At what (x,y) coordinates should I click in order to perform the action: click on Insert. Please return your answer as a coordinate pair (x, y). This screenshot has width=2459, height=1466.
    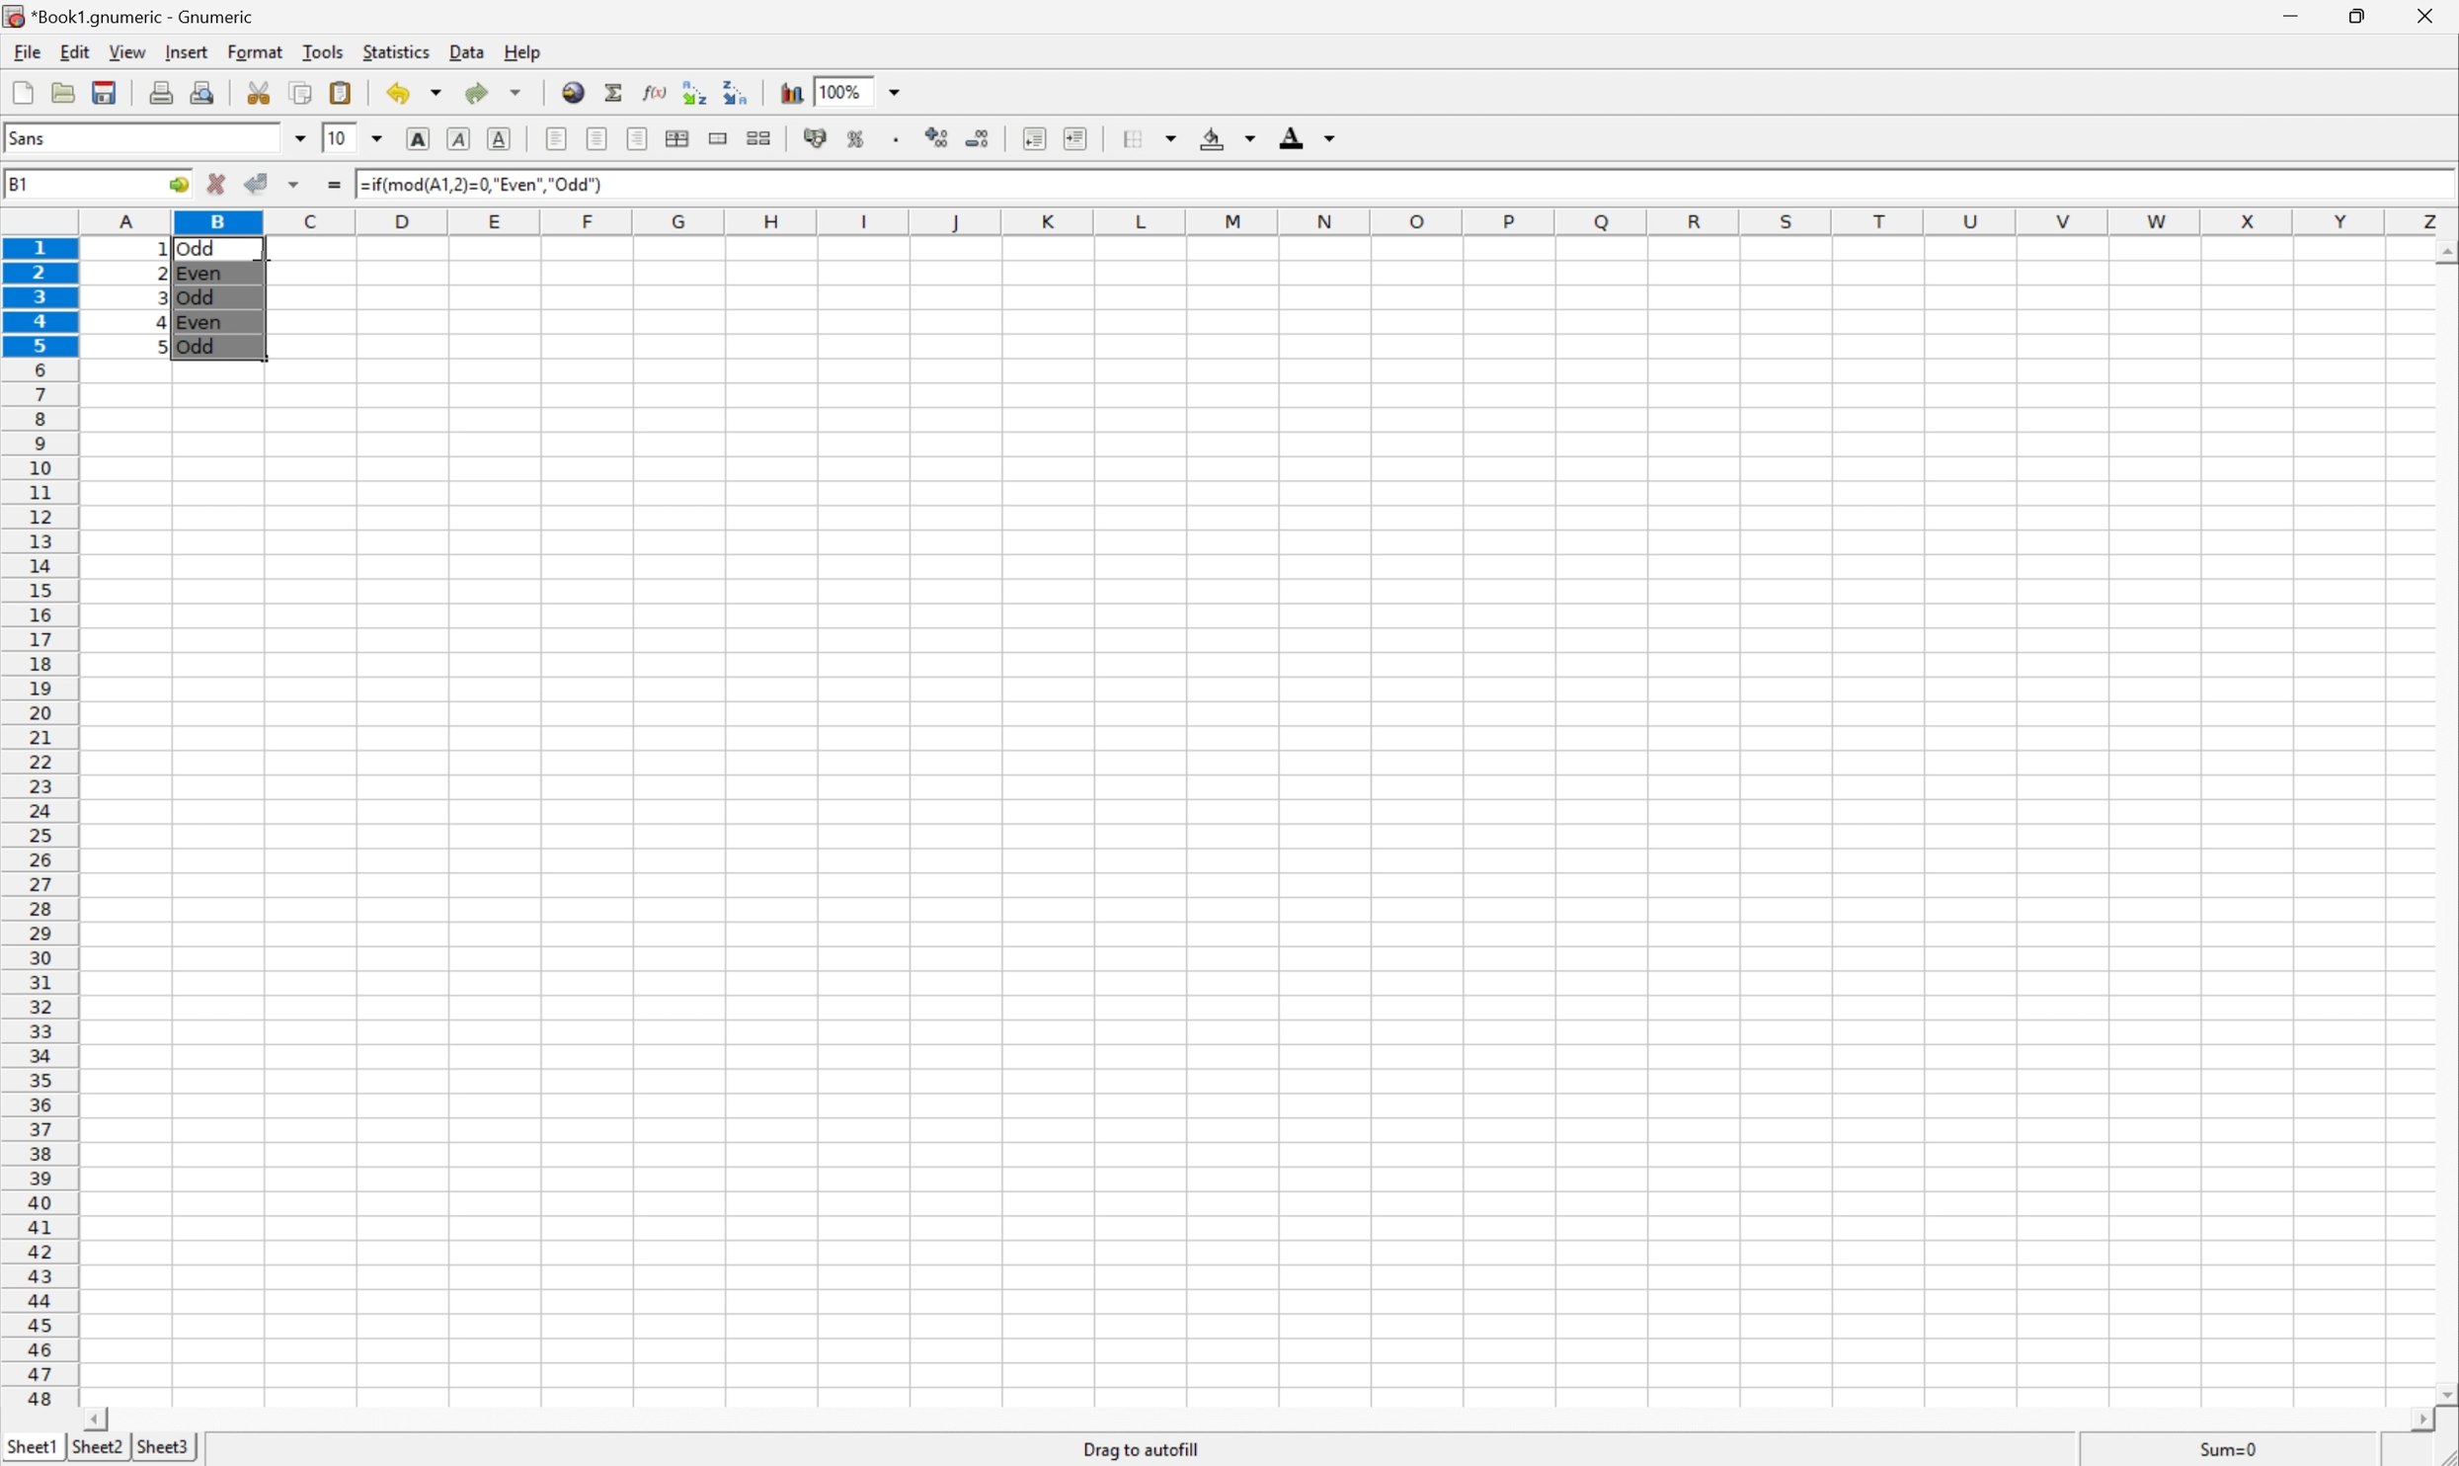
    Looking at the image, I should click on (190, 51).